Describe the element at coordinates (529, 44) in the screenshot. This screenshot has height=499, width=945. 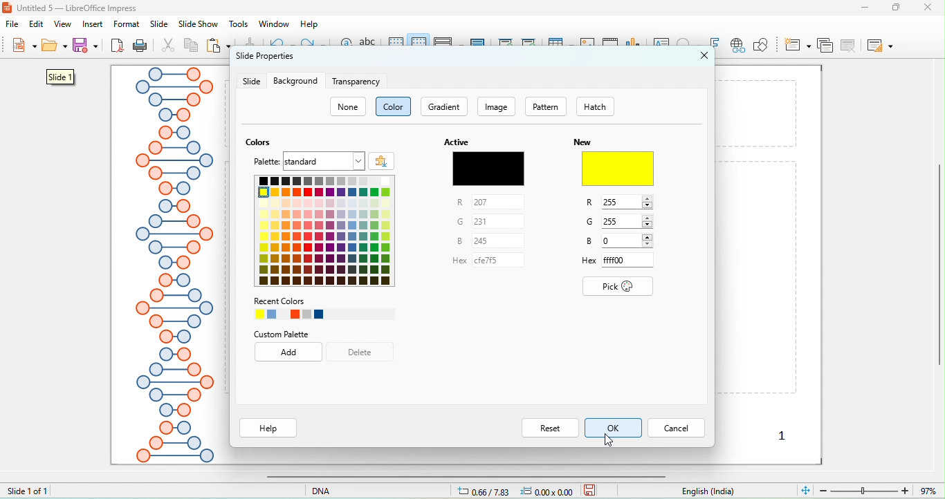
I see `start from current` at that location.